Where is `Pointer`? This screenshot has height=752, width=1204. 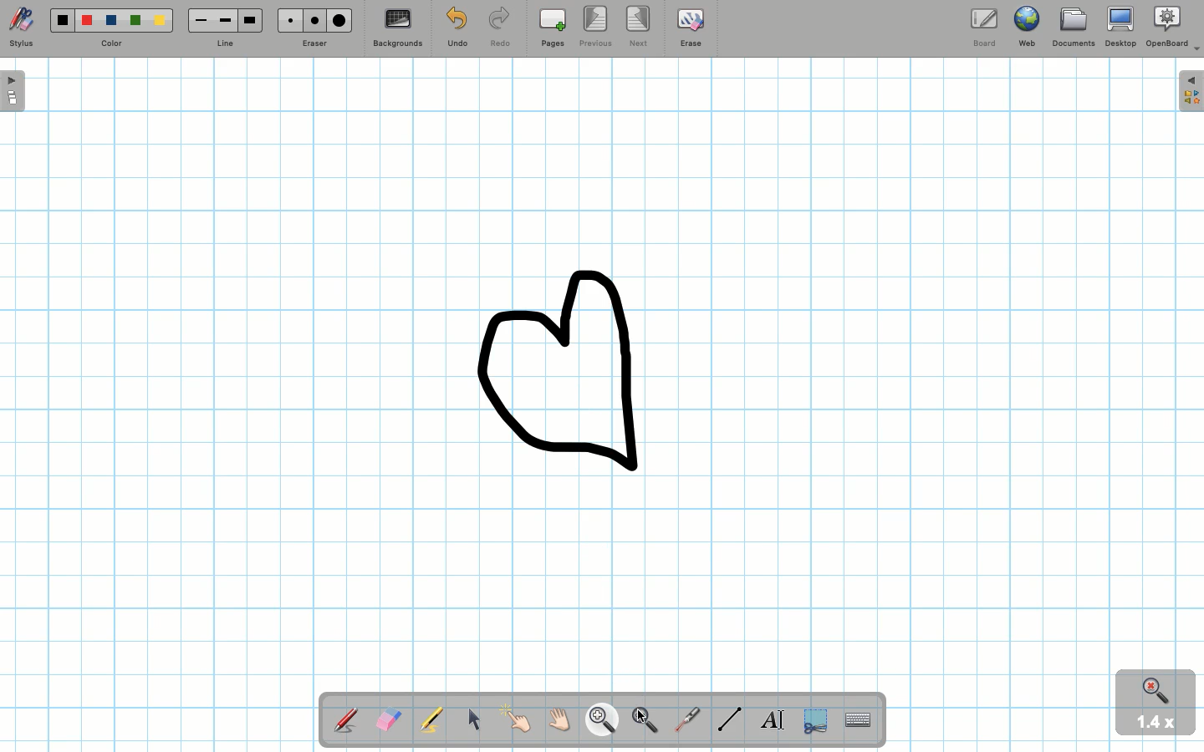 Pointer is located at coordinates (518, 719).